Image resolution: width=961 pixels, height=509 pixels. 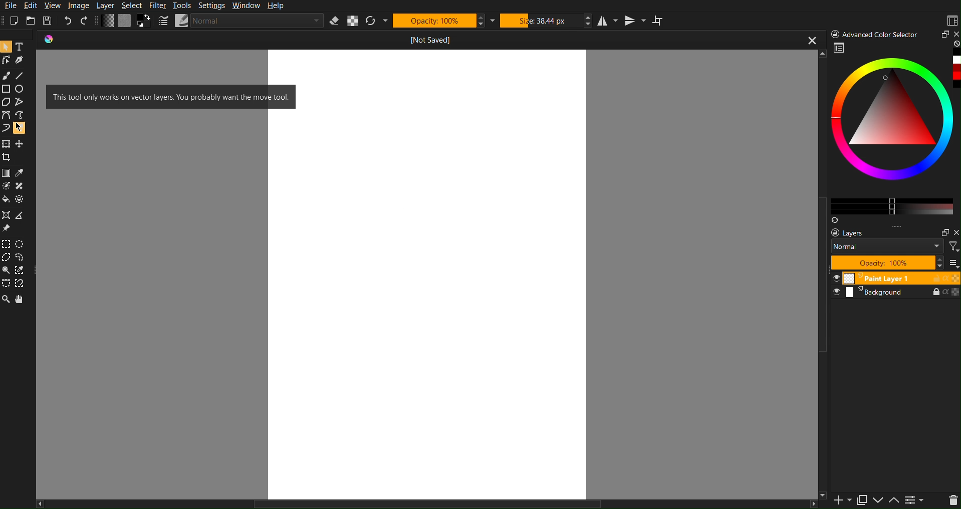 I want to click on Paint Layer 1, so click(x=896, y=278).